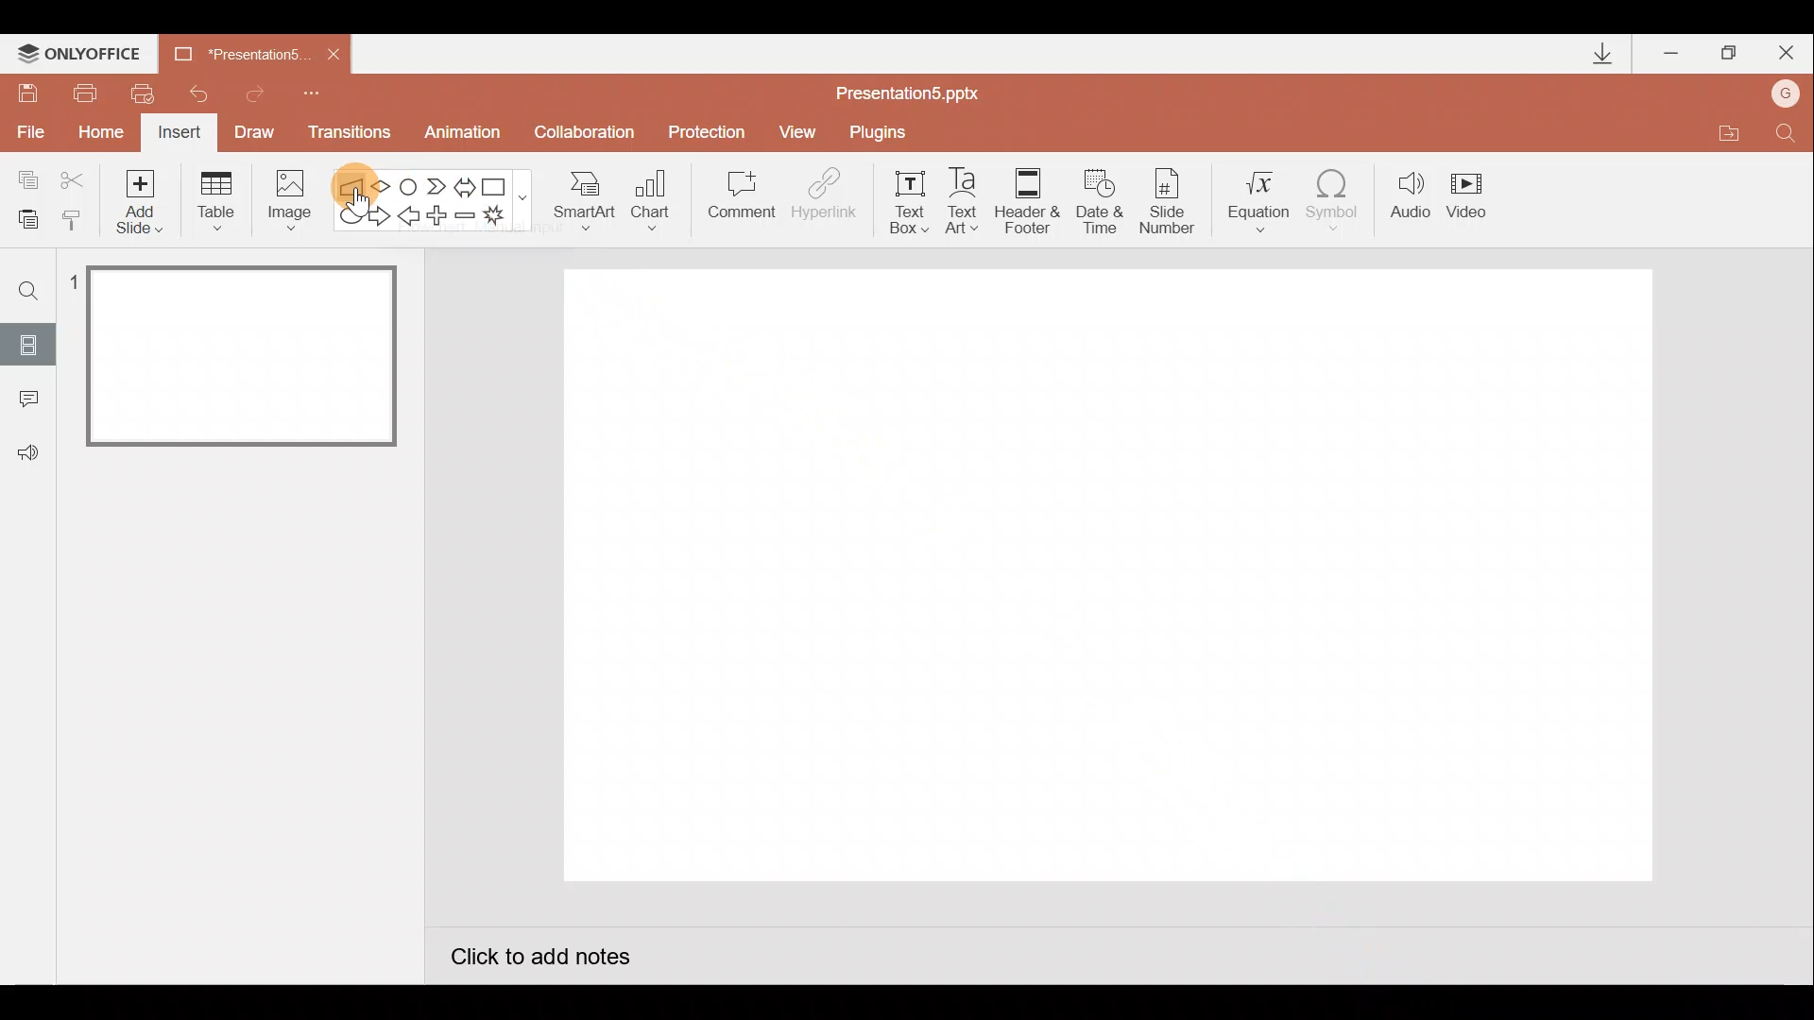 The width and height of the screenshot is (1814, 1020). I want to click on Paste, so click(23, 217).